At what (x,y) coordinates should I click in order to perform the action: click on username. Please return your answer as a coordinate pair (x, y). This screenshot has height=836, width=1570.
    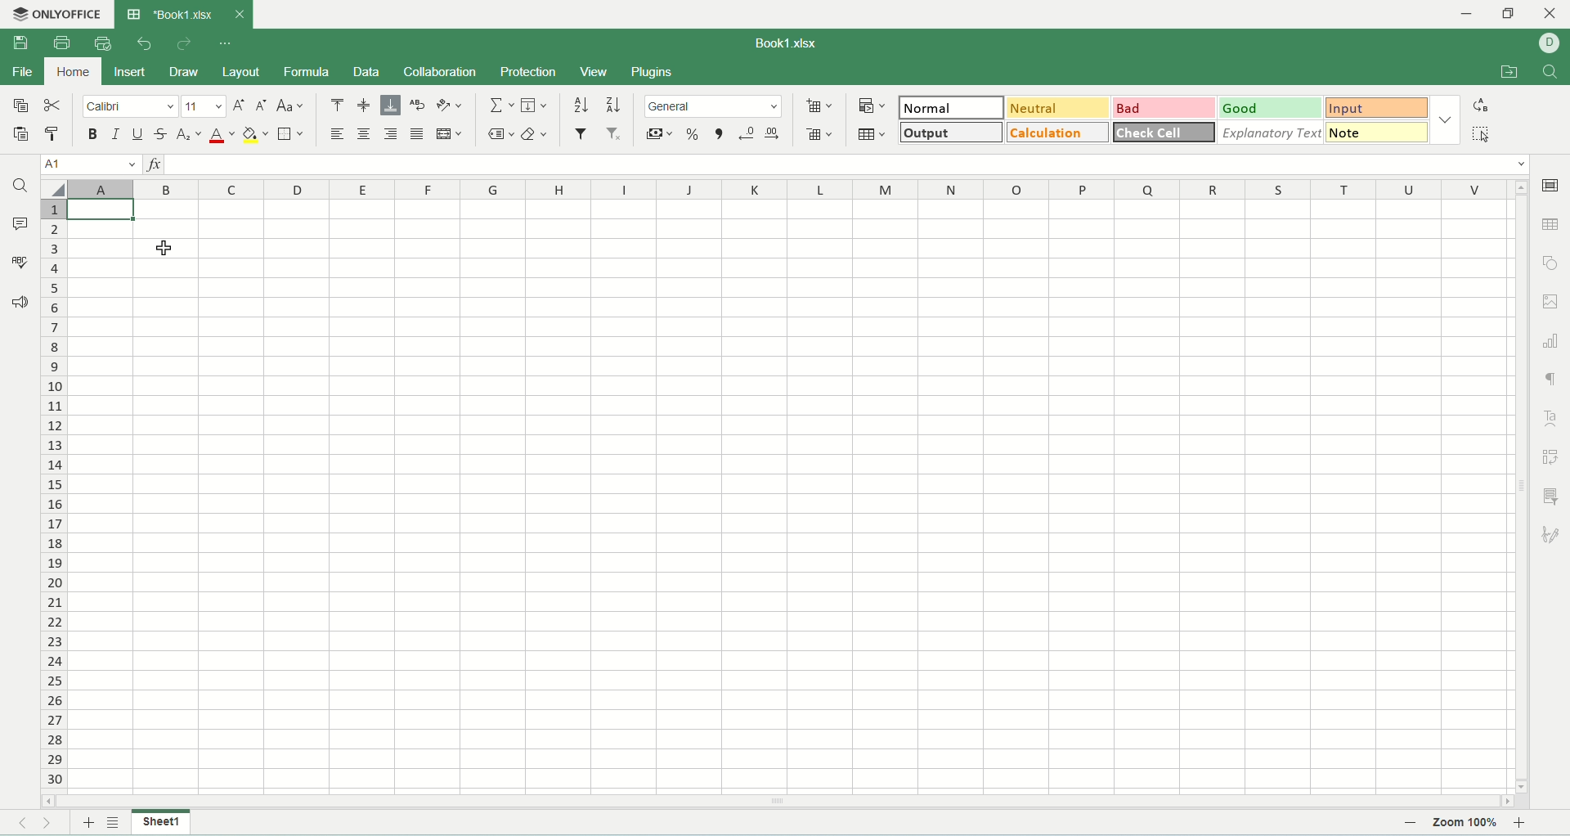
    Looking at the image, I should click on (1554, 43).